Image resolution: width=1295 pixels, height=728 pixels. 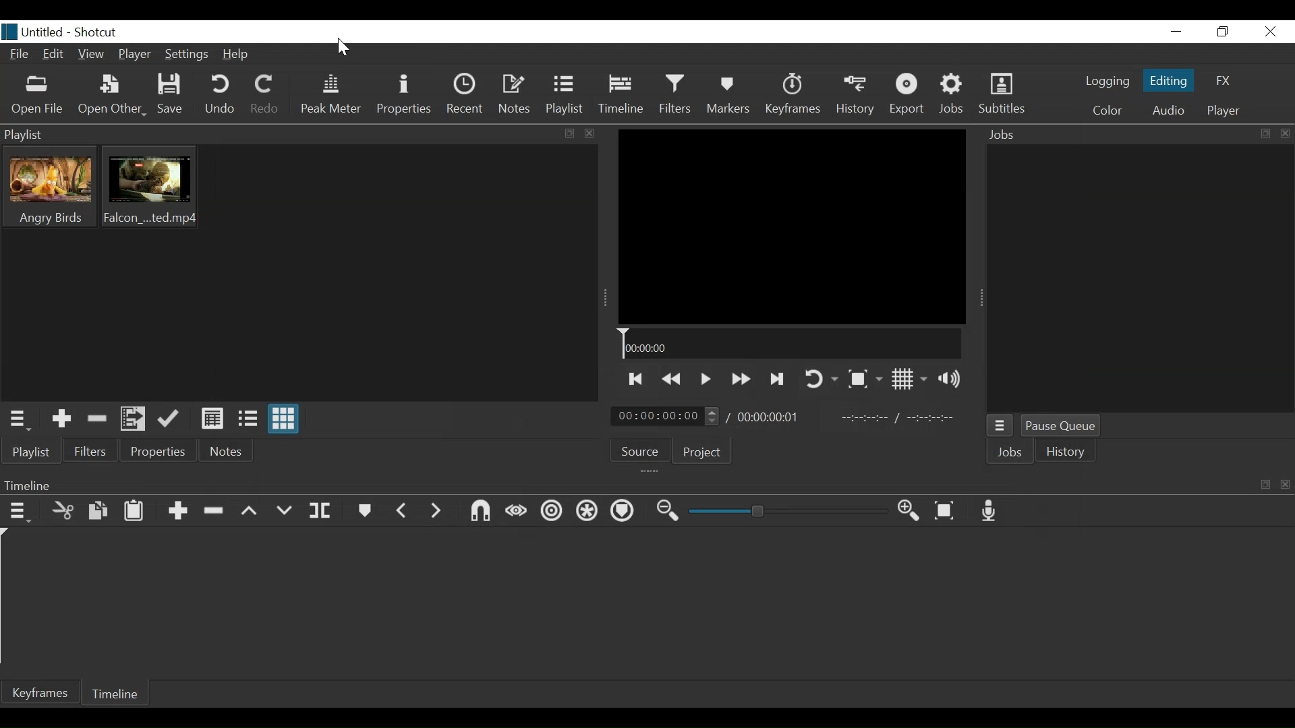 What do you see at coordinates (1012, 454) in the screenshot?
I see `Jobs` at bounding box center [1012, 454].